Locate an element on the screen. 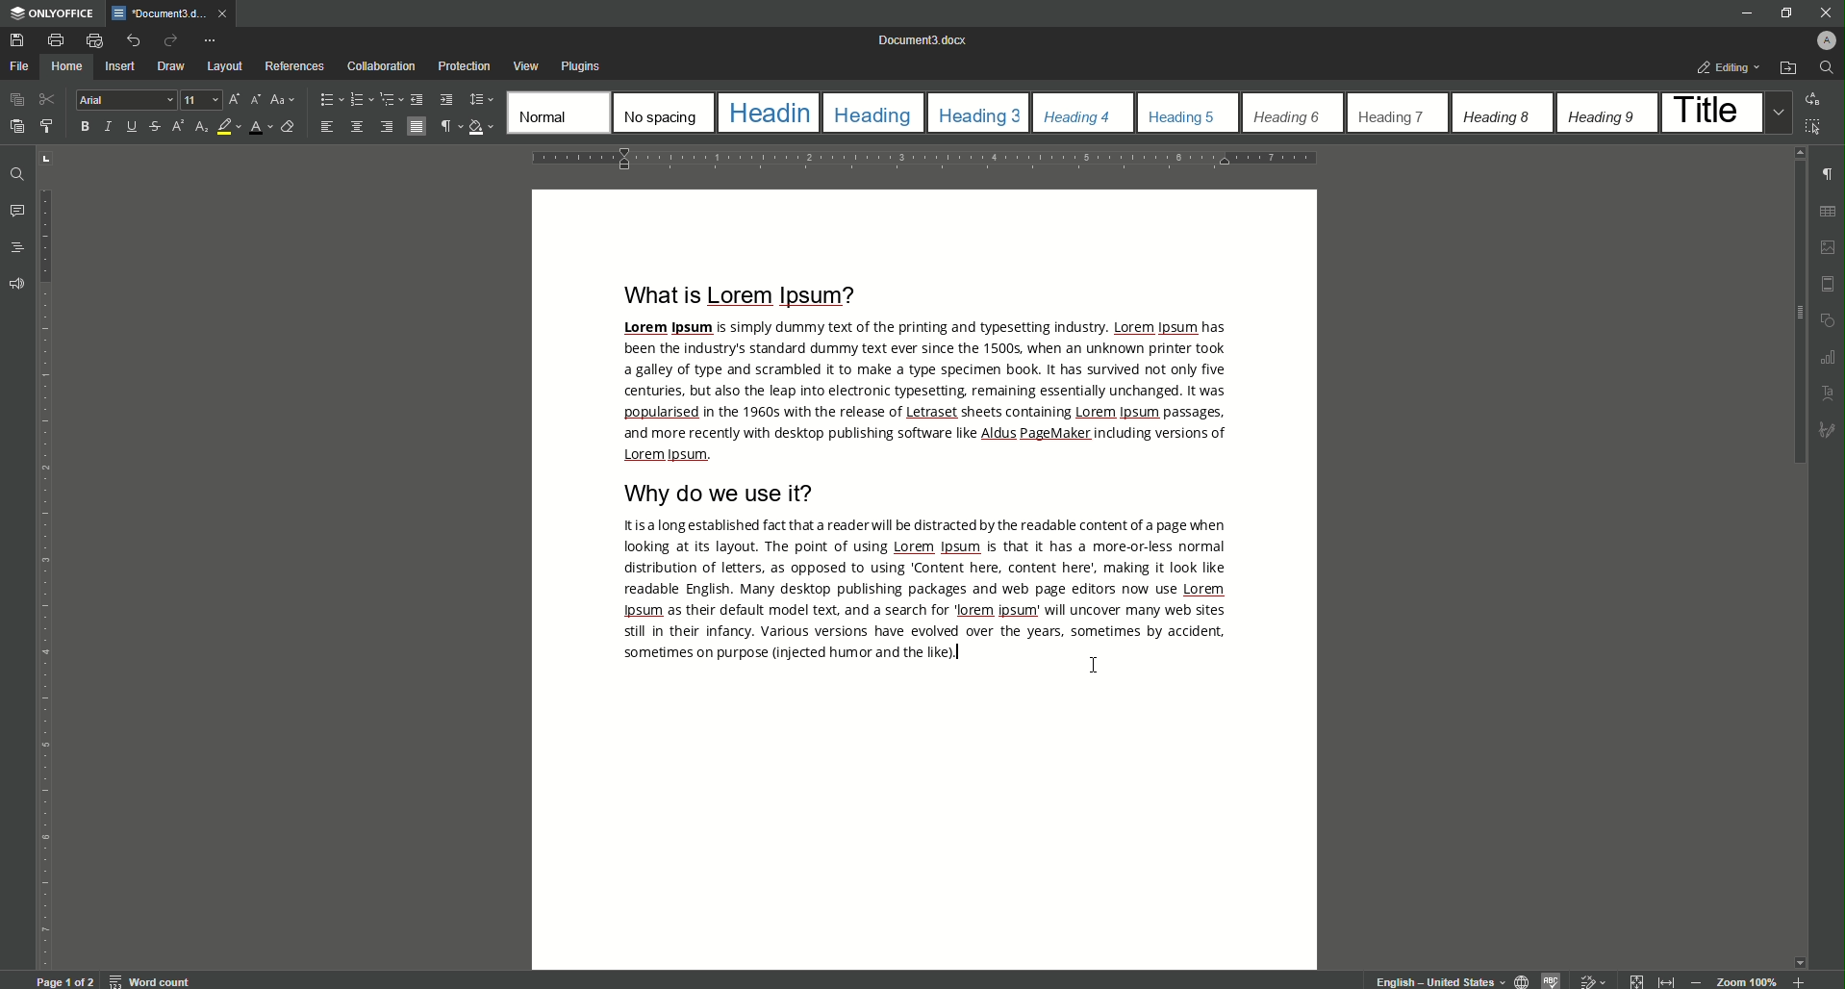 This screenshot has width=1845, height=989. B is located at coordinates (82, 127).